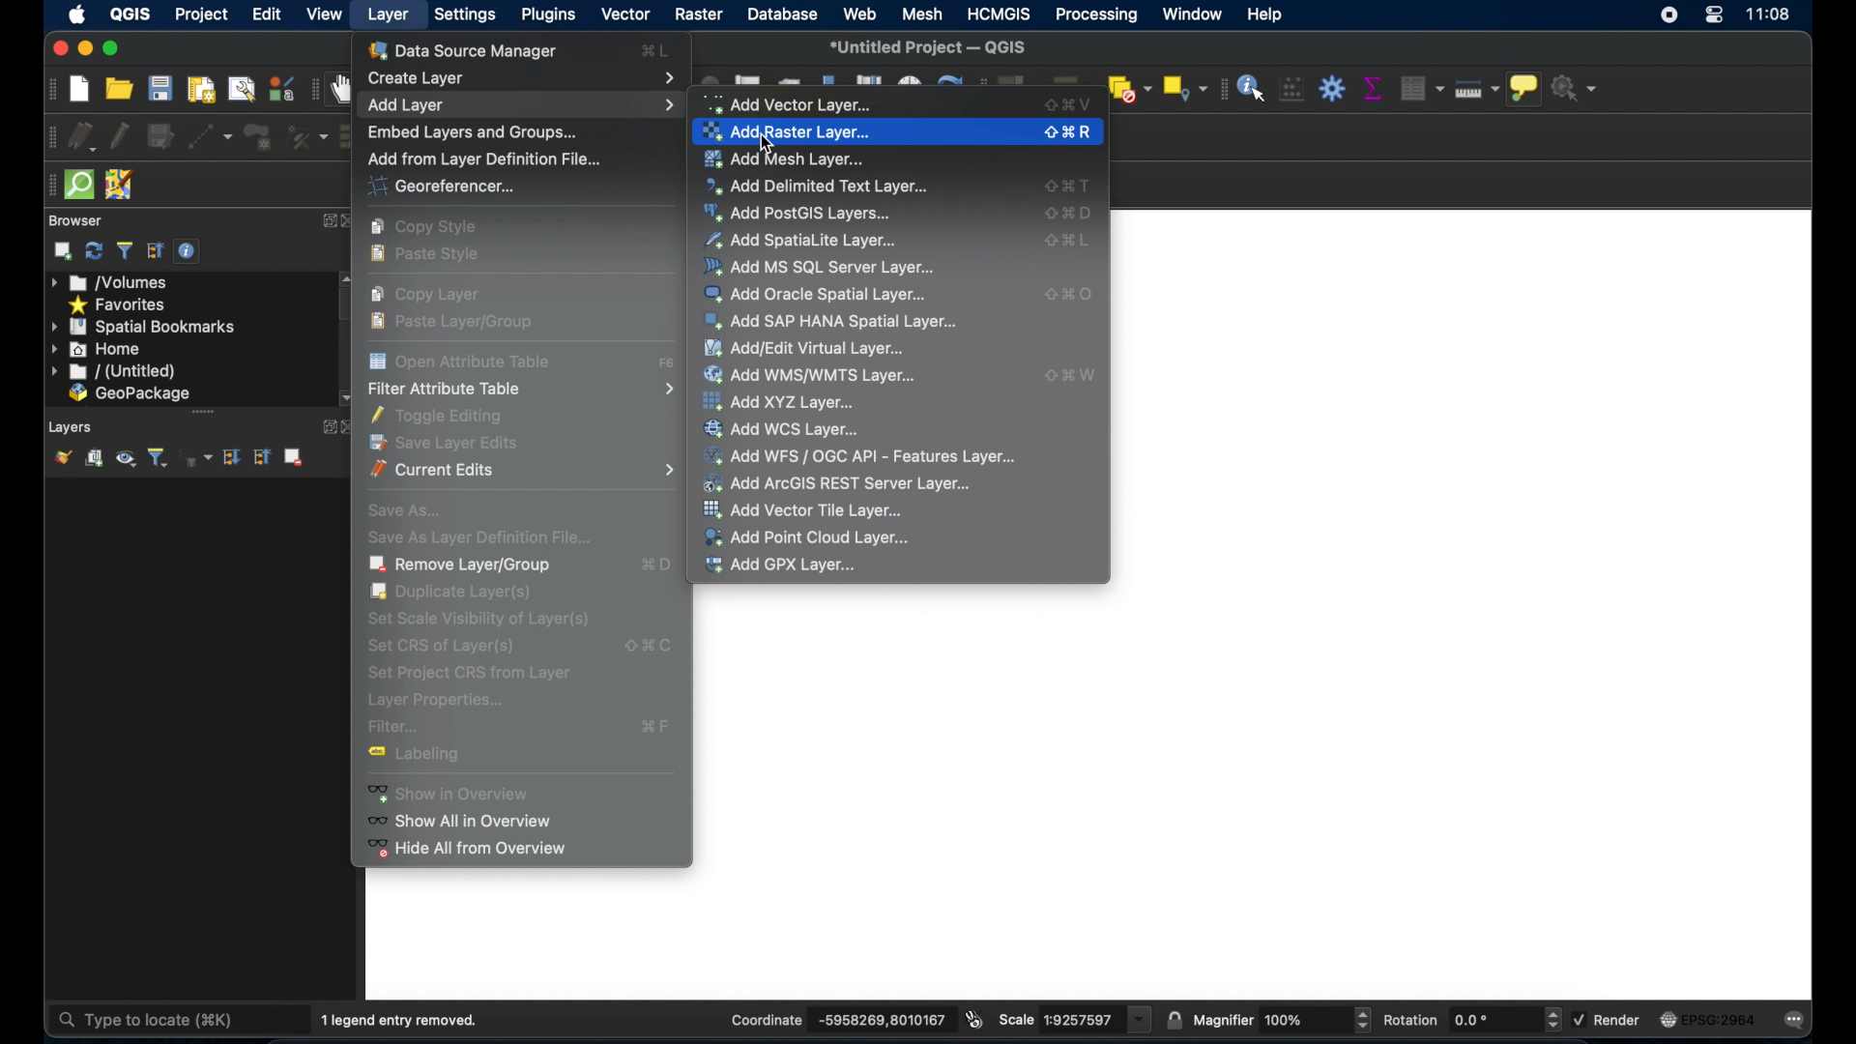  What do you see at coordinates (801, 240) in the screenshot?
I see `add spatiallite layer` at bounding box center [801, 240].